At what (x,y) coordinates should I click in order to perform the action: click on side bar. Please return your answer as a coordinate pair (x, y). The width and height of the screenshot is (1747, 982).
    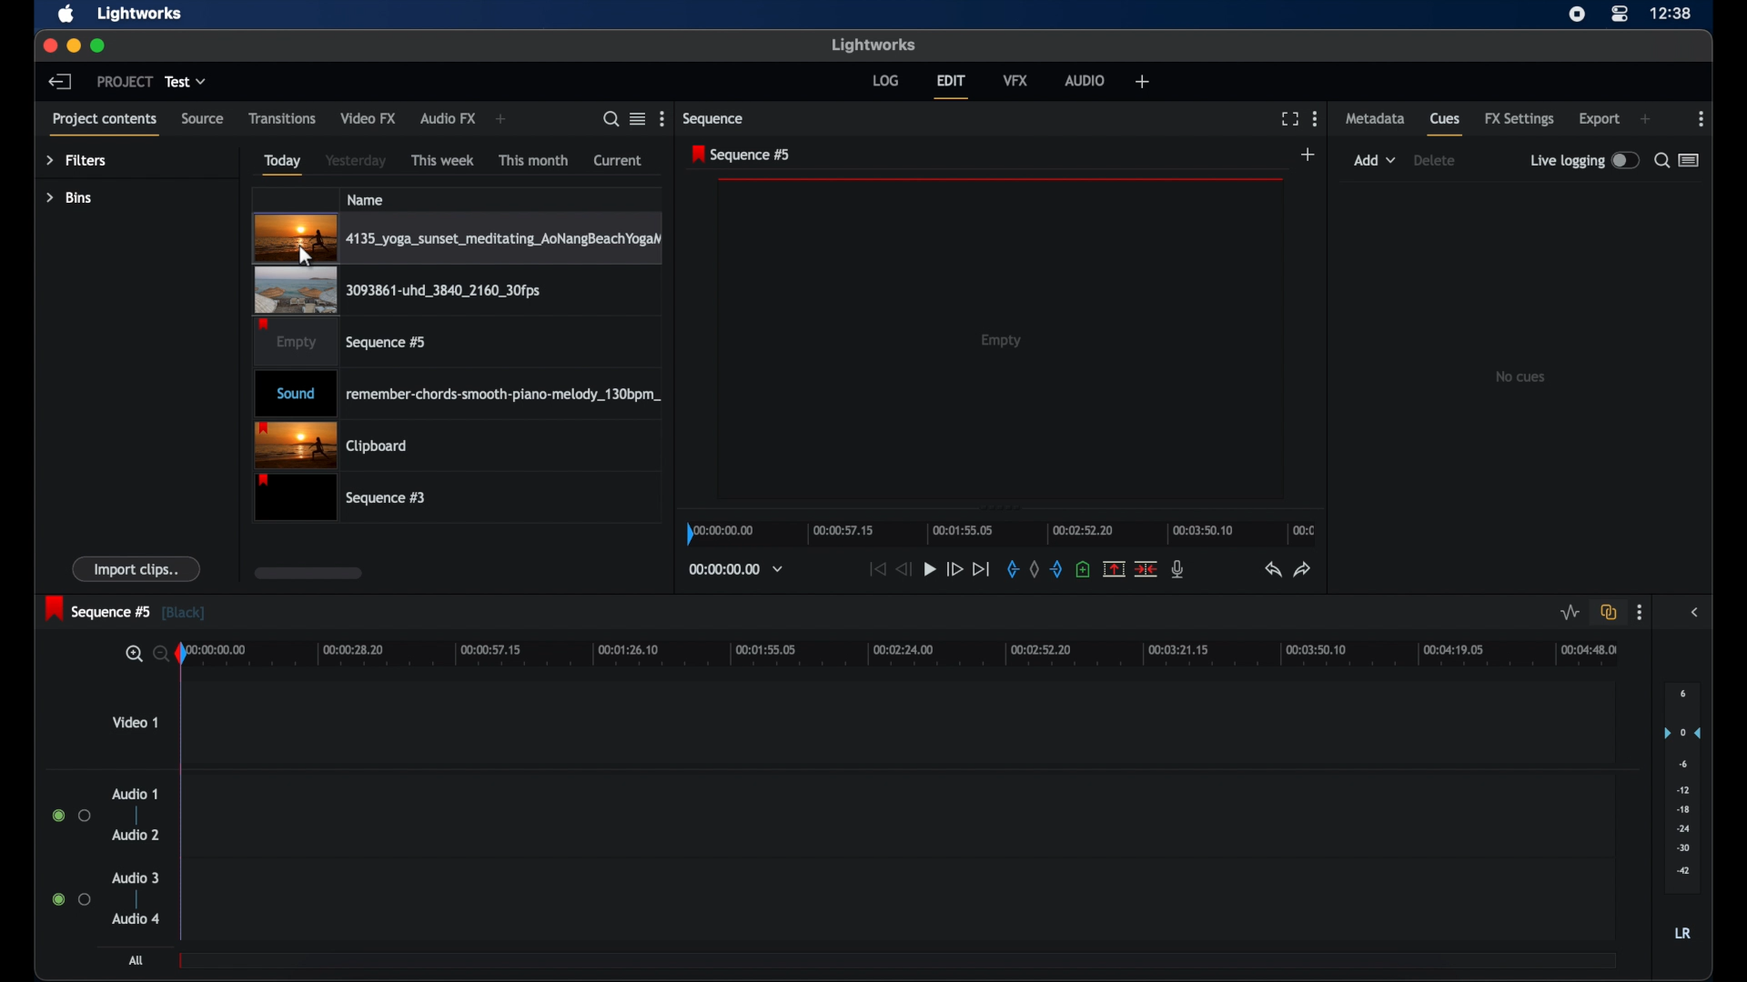
    Looking at the image, I should click on (1696, 612).